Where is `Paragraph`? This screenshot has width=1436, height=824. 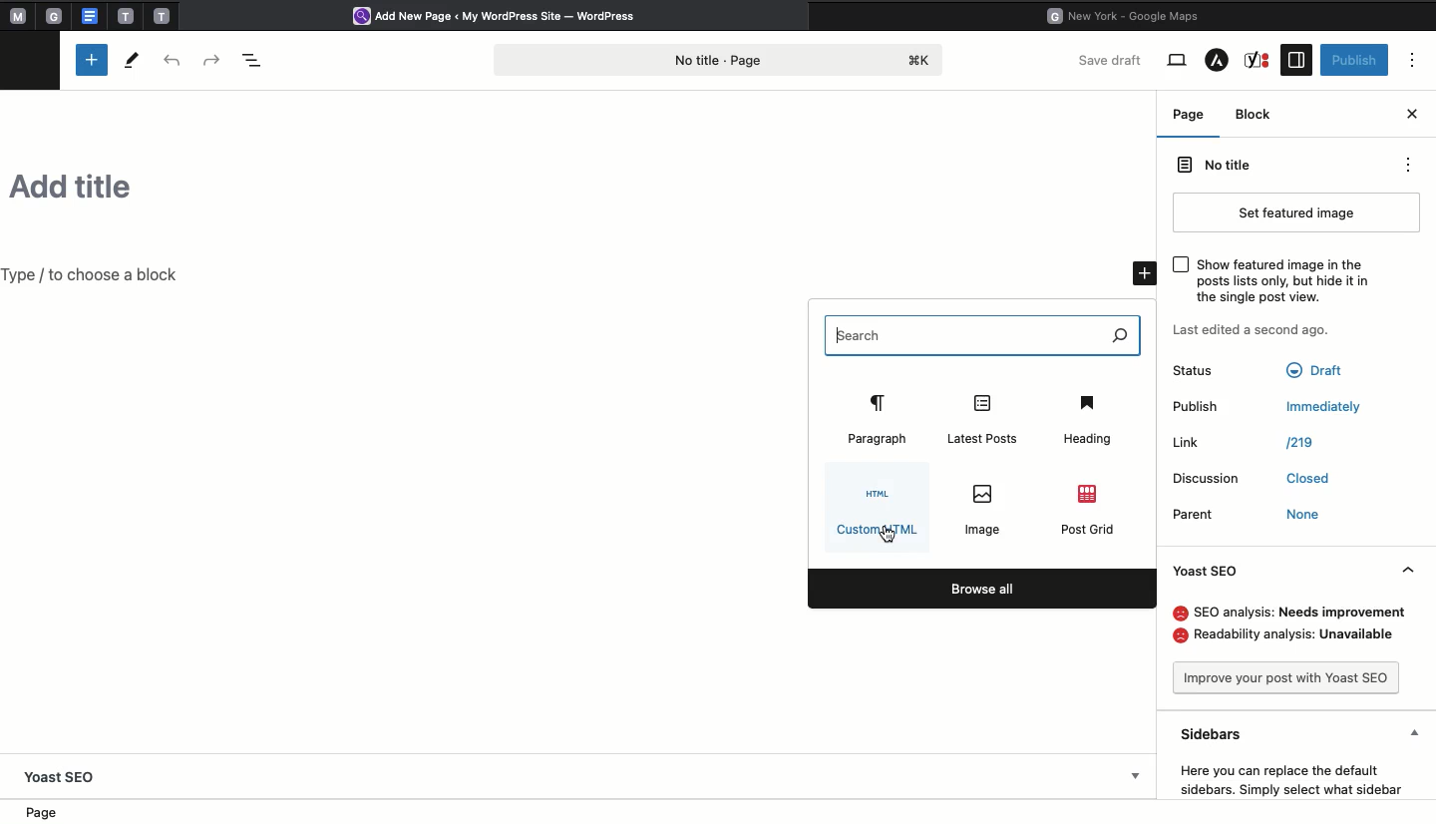
Paragraph is located at coordinates (881, 418).